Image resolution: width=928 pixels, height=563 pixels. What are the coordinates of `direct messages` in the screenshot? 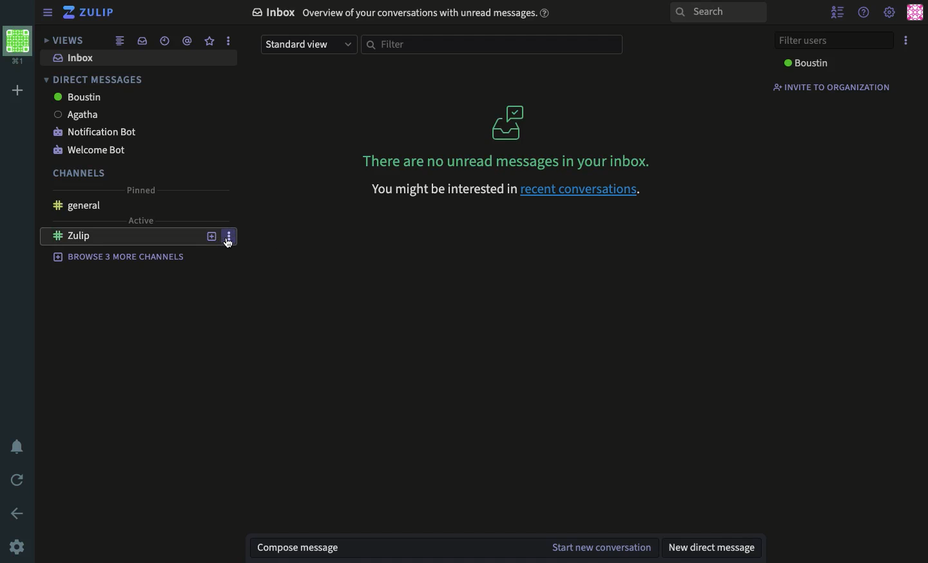 It's located at (92, 80).